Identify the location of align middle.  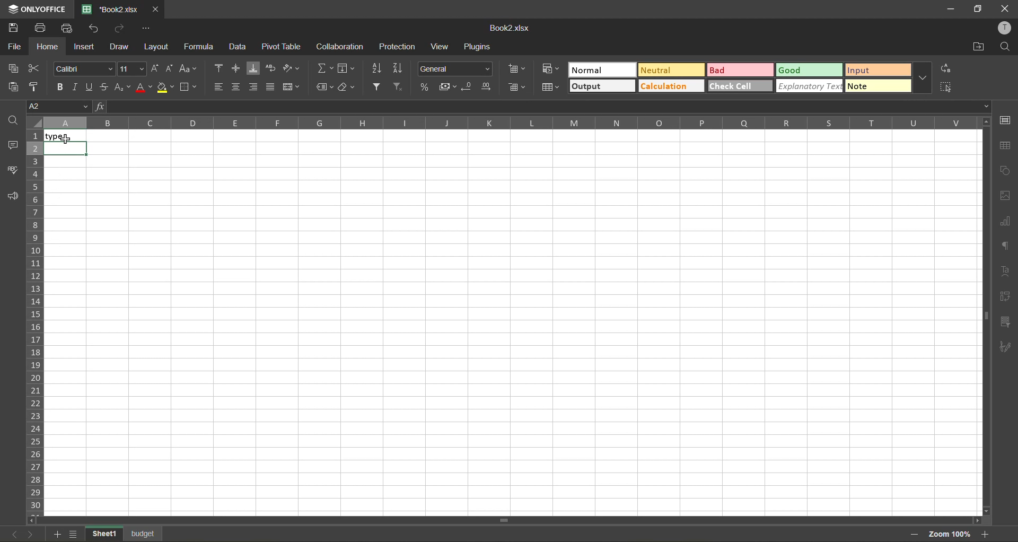
(239, 68).